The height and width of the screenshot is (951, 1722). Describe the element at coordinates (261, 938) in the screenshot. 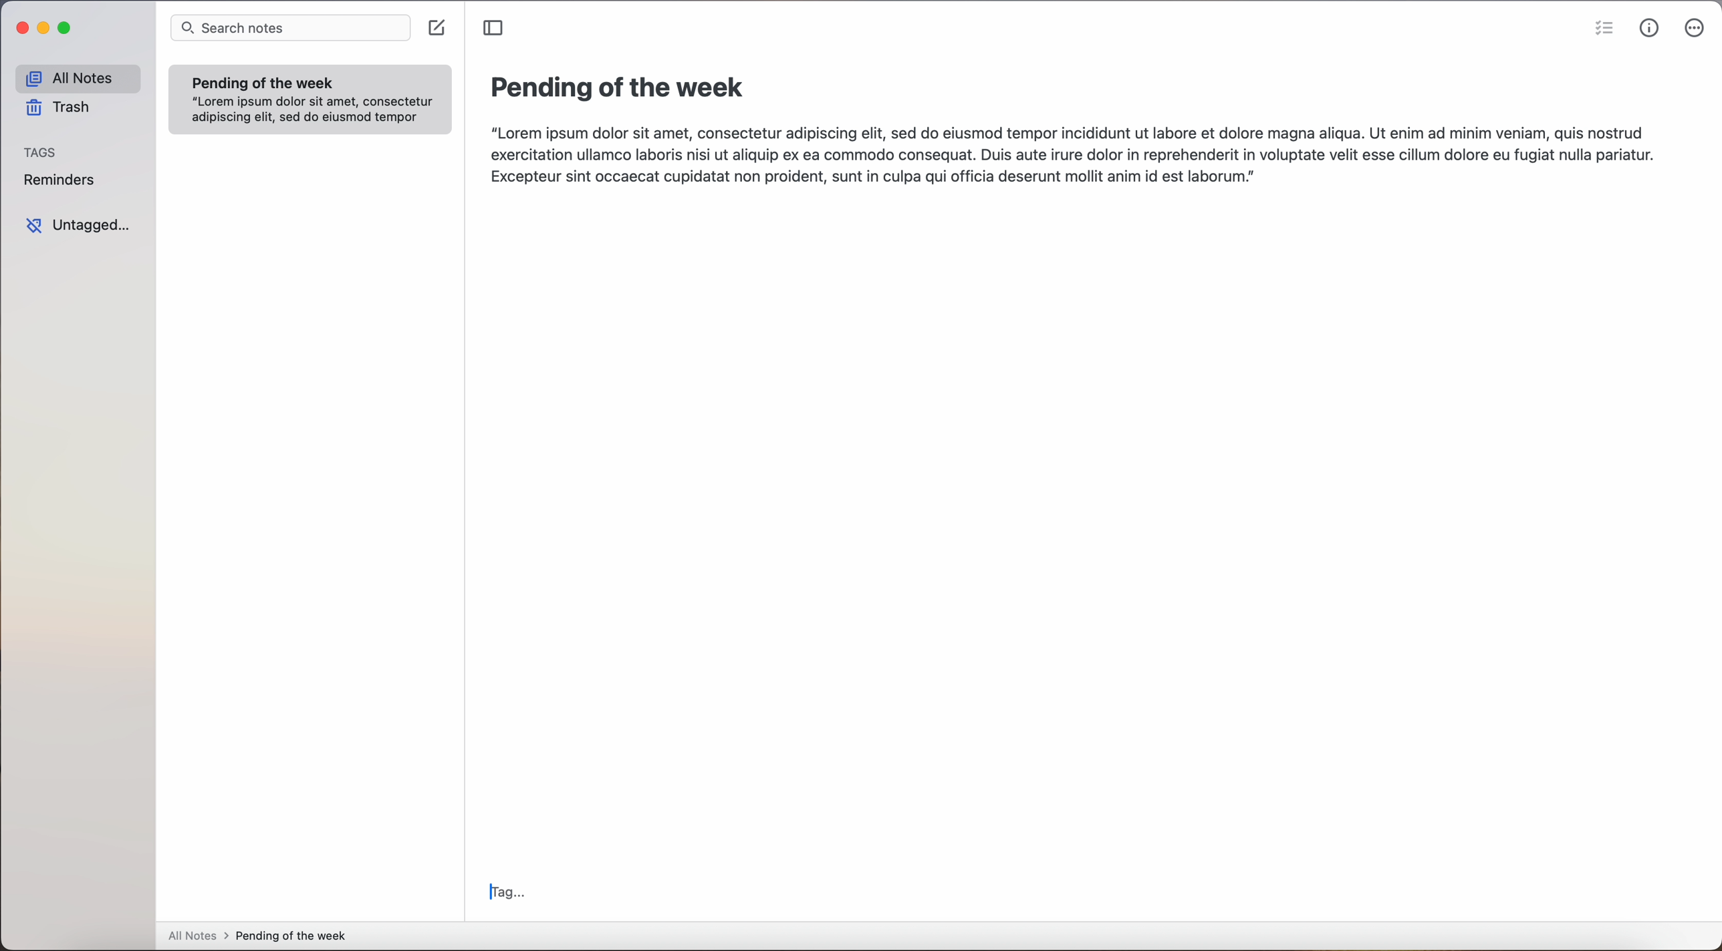

I see `all notes > Pending of the week` at that location.